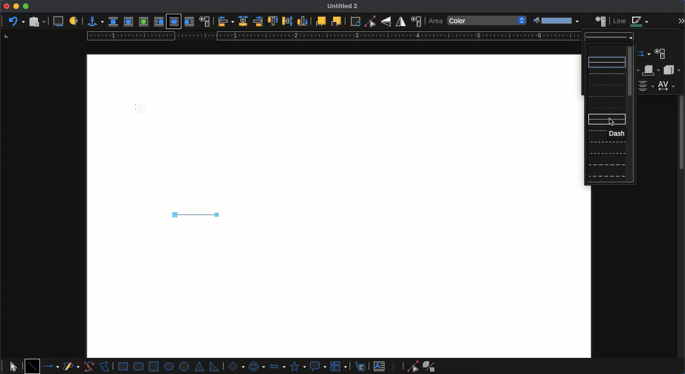 This screenshot has height=374, width=685. What do you see at coordinates (32, 366) in the screenshot?
I see `line` at bounding box center [32, 366].